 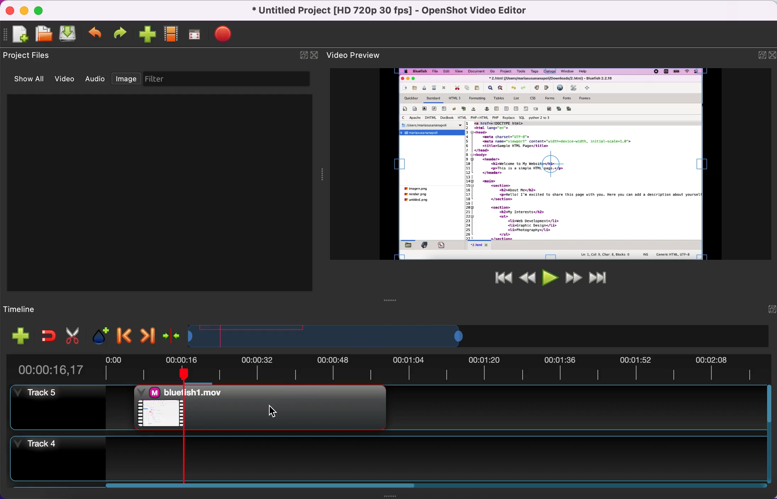 I want to click on video preview, so click(x=360, y=54).